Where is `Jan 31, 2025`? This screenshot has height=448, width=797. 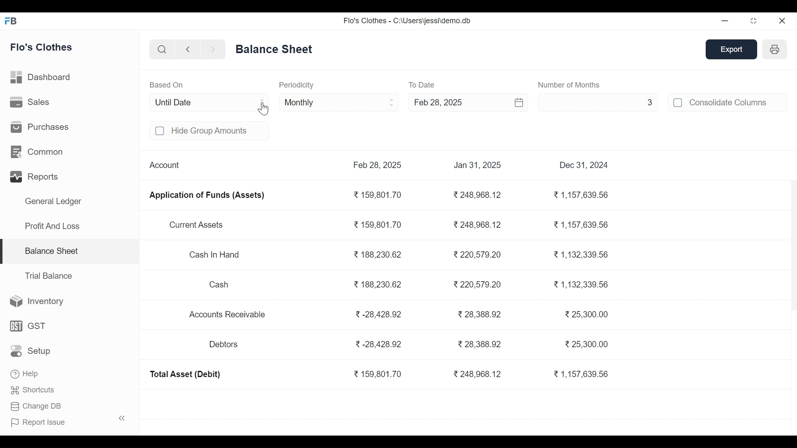 Jan 31, 2025 is located at coordinates (477, 165).